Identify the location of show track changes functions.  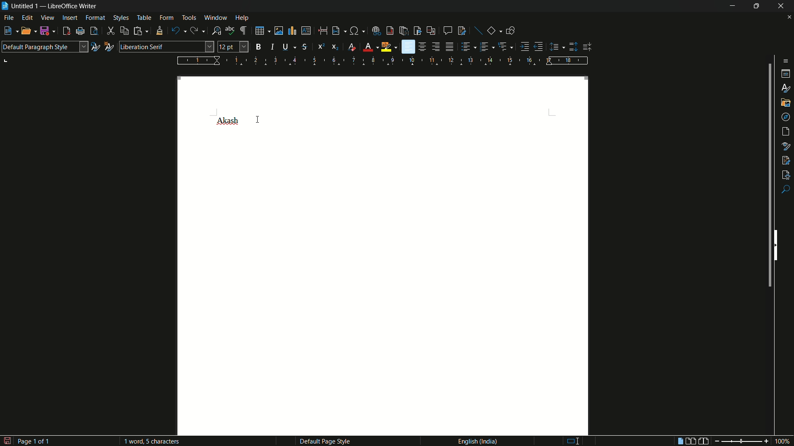
(462, 31).